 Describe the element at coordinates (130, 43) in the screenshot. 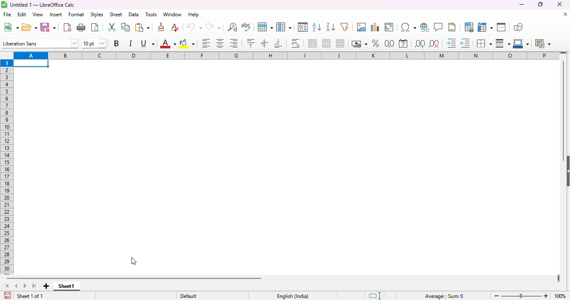

I see `italic` at that location.